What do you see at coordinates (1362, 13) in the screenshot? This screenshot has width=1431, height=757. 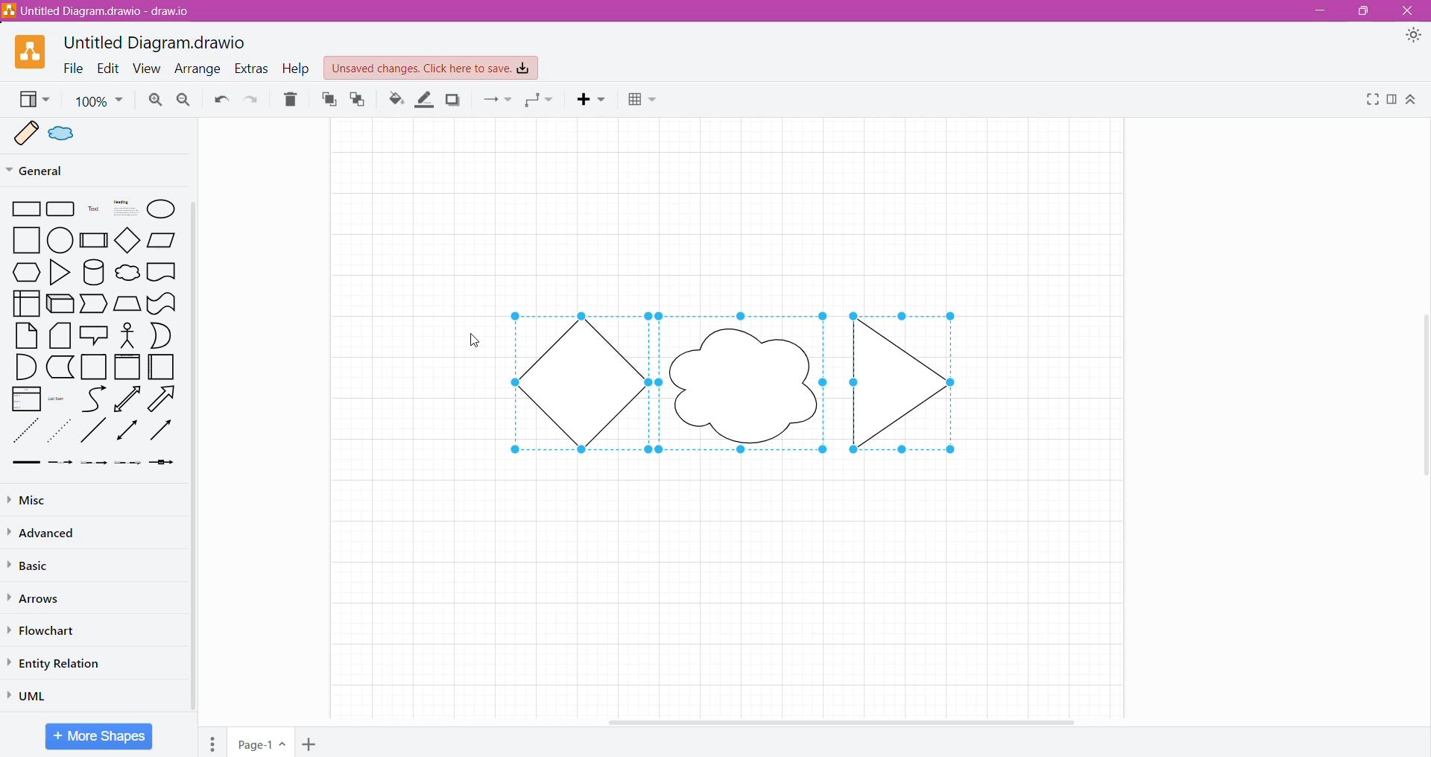 I see `Restore Down` at bounding box center [1362, 13].